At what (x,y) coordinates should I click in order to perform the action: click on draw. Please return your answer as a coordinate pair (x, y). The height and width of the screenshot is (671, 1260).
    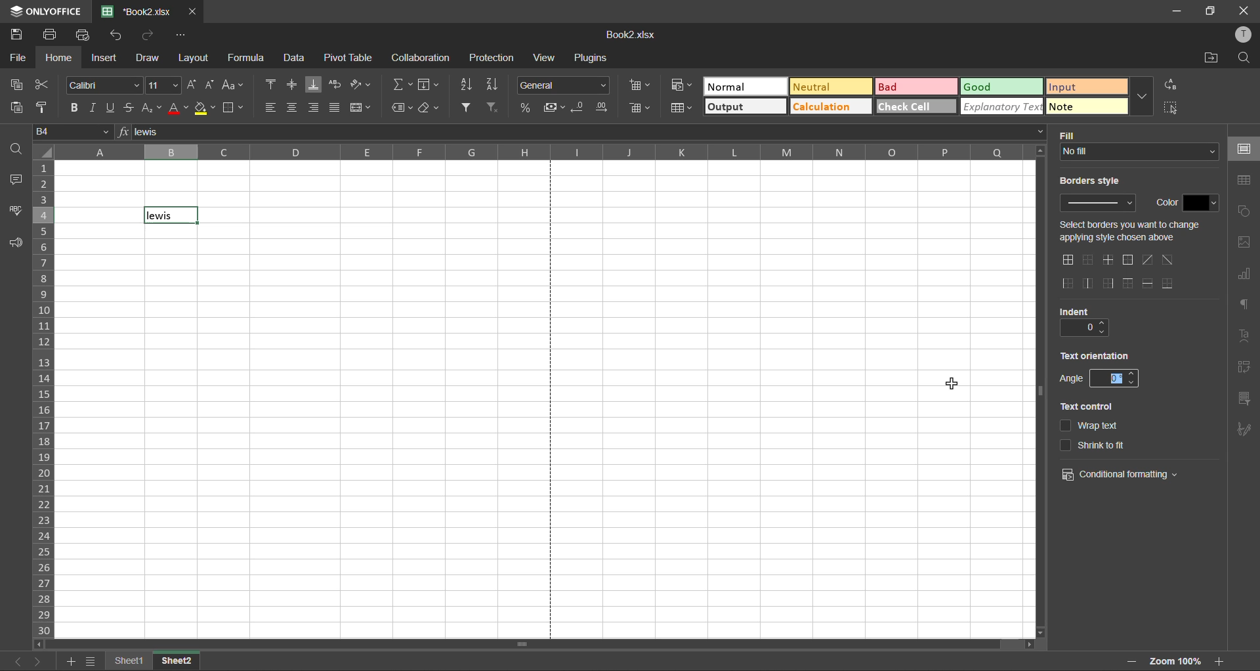
    Looking at the image, I should click on (149, 58).